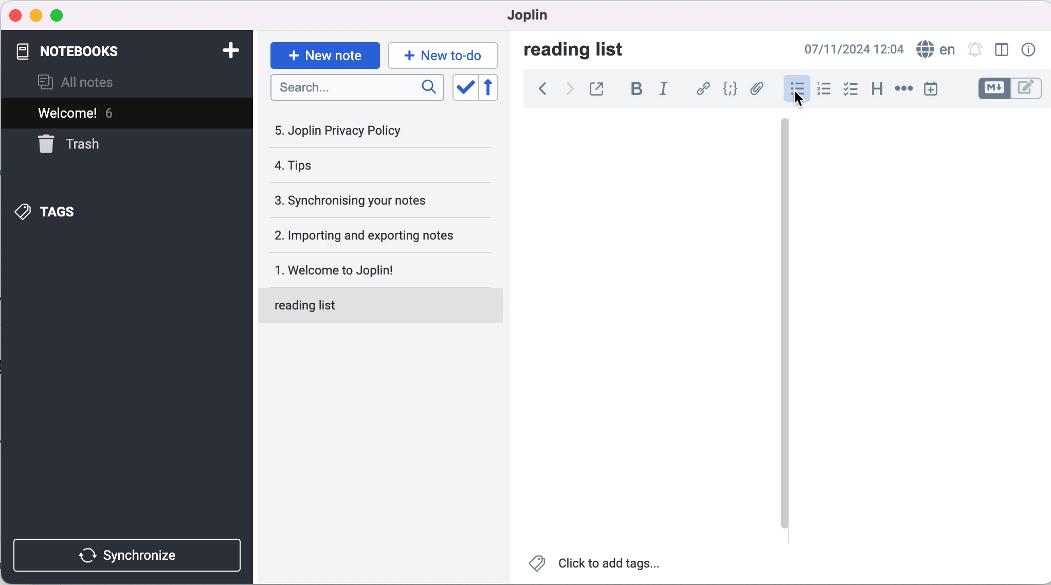  Describe the element at coordinates (357, 87) in the screenshot. I see `search` at that location.